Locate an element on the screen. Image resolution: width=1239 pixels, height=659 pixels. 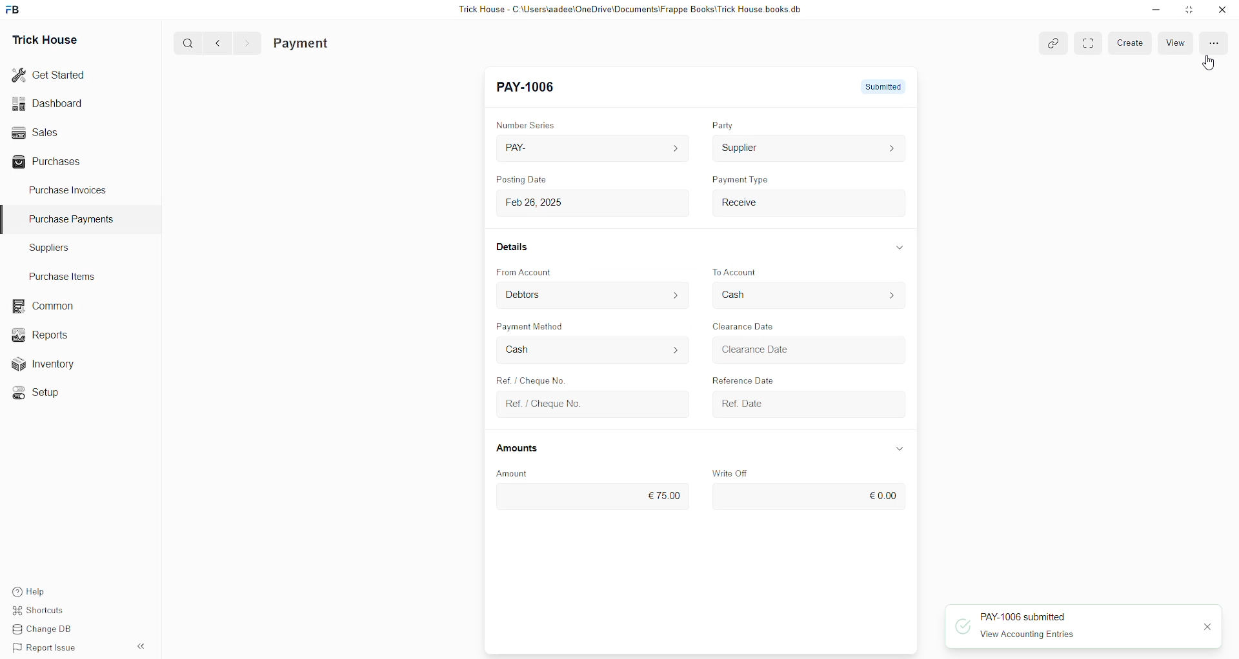
Trick House is located at coordinates (46, 37).